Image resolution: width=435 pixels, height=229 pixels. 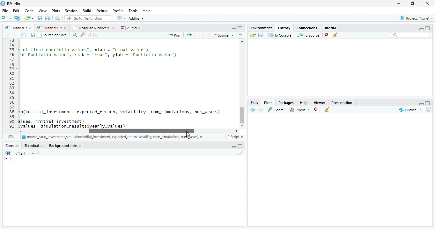 What do you see at coordinates (254, 102) in the screenshot?
I see `Files` at bounding box center [254, 102].